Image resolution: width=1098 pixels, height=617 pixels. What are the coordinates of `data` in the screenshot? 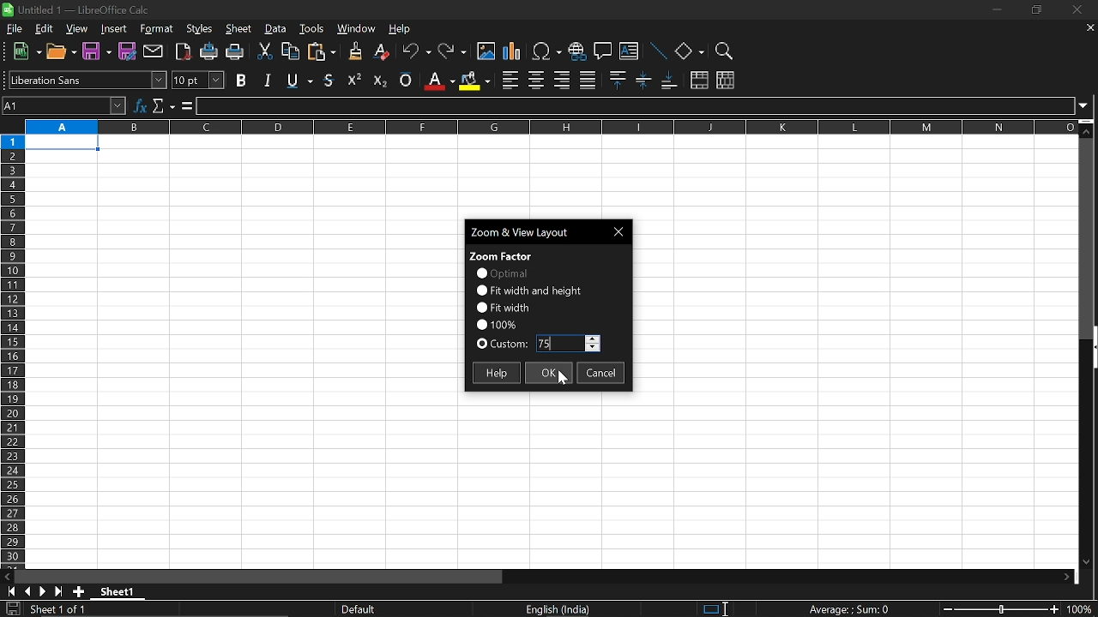 It's located at (276, 29).